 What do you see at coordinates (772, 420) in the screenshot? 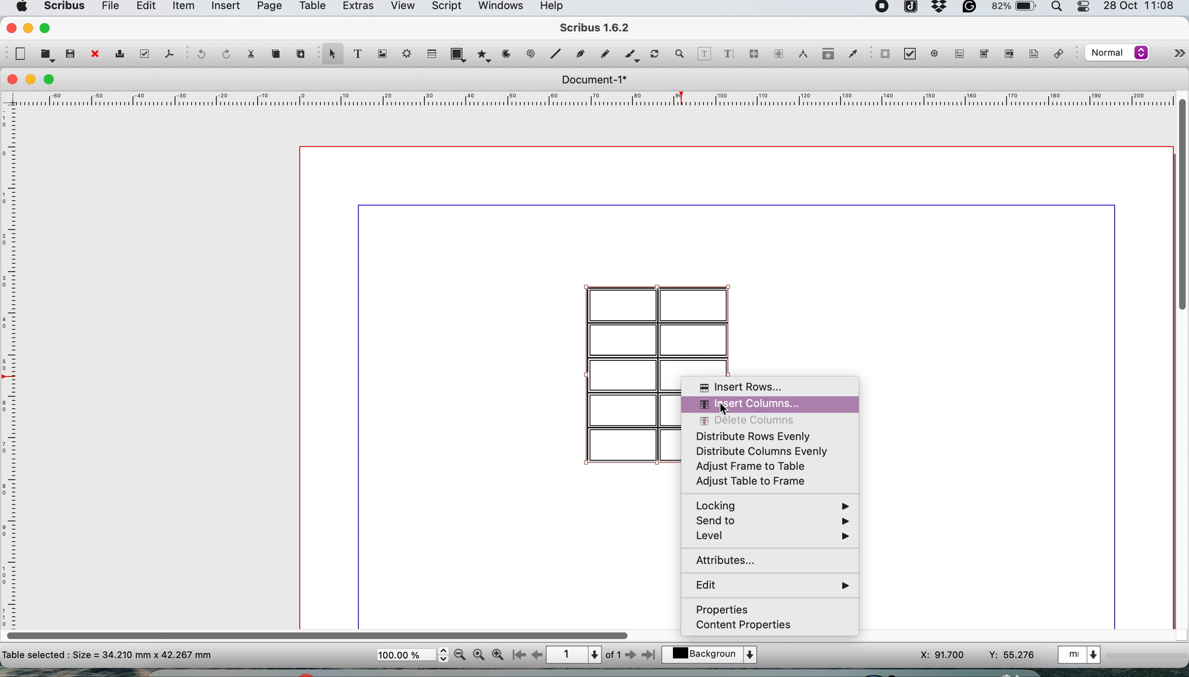
I see `delete columns` at bounding box center [772, 420].